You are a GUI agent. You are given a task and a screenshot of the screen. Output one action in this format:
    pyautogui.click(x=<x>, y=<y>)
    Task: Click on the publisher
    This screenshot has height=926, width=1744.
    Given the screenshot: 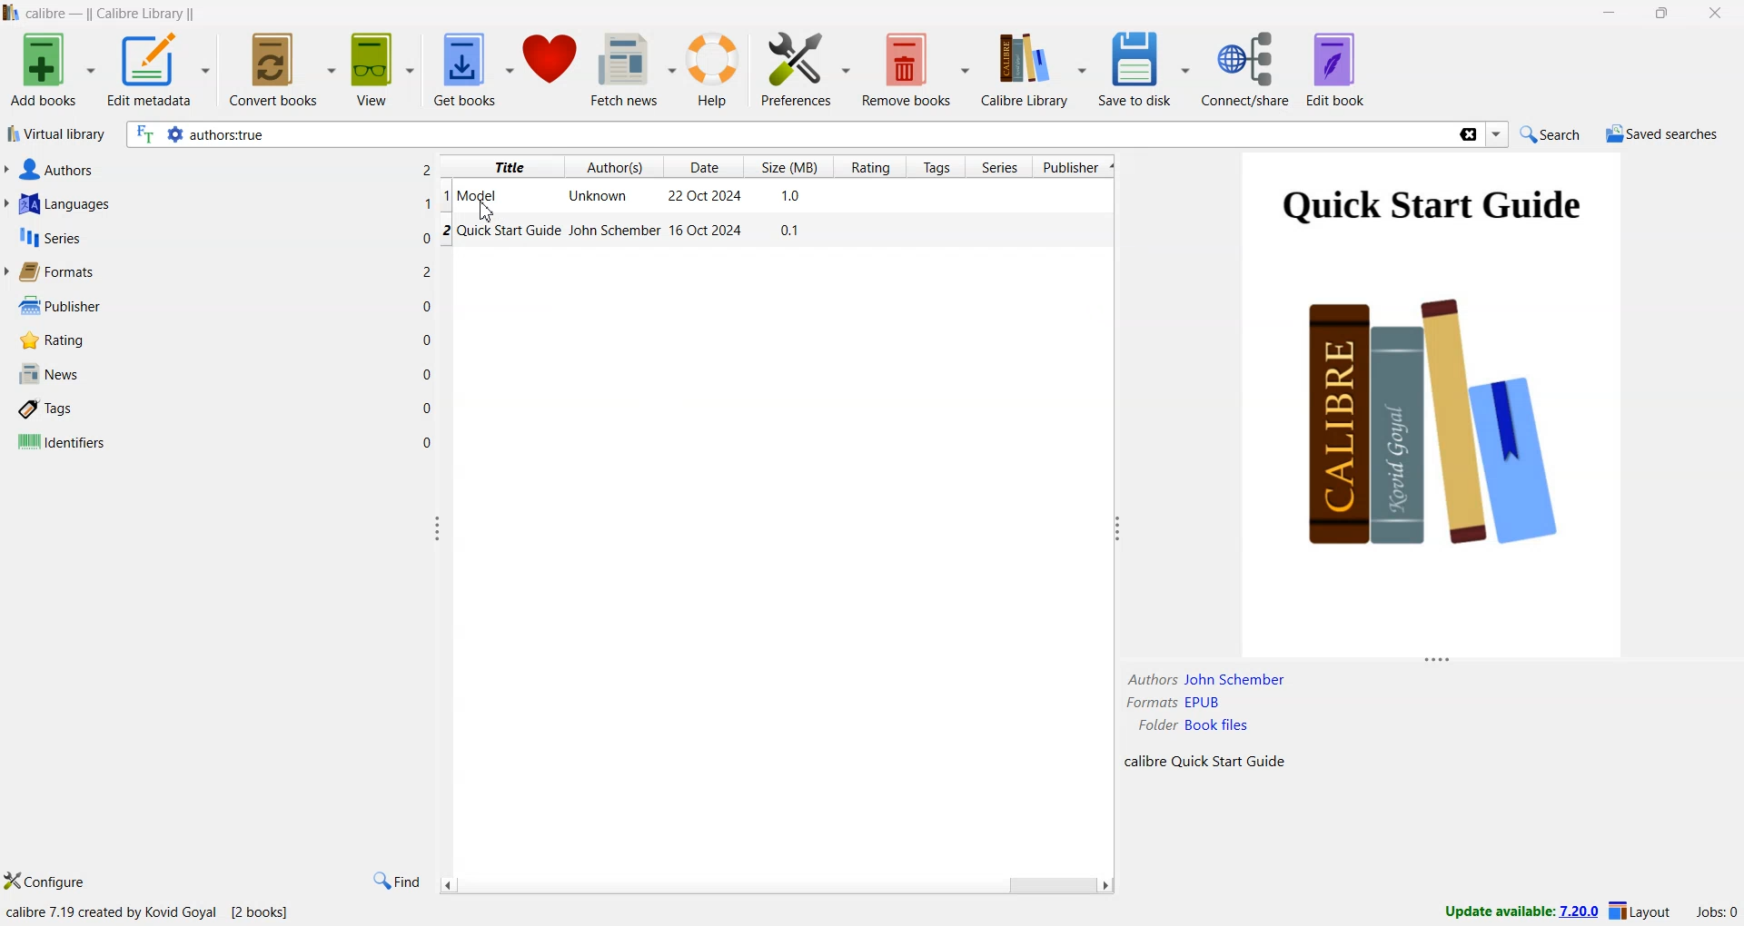 What is the action you would take?
    pyautogui.click(x=56, y=306)
    